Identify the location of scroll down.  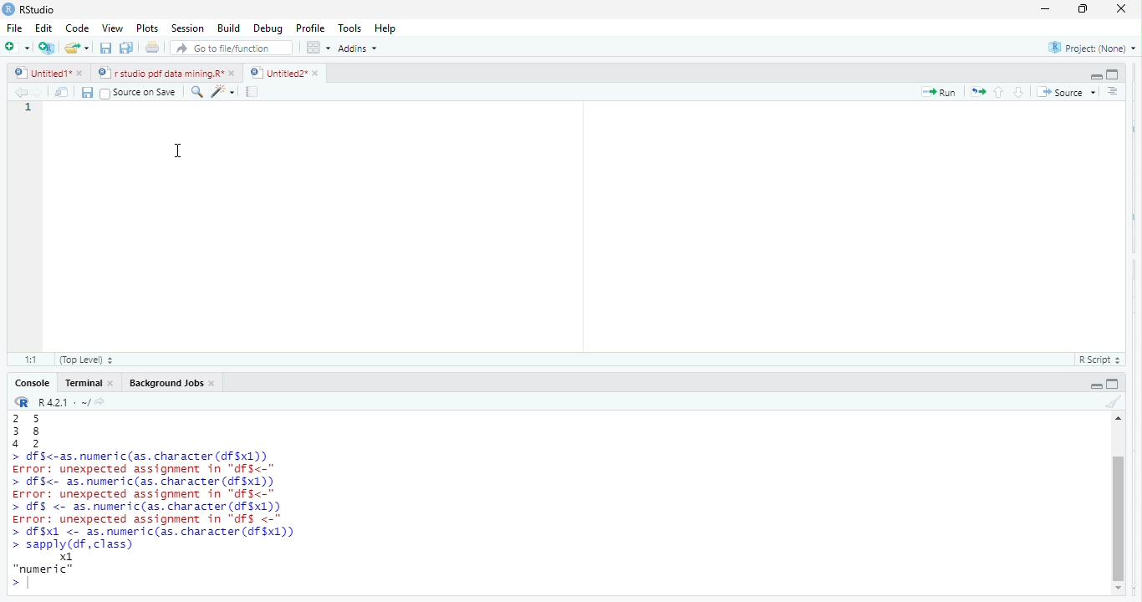
(1121, 588).